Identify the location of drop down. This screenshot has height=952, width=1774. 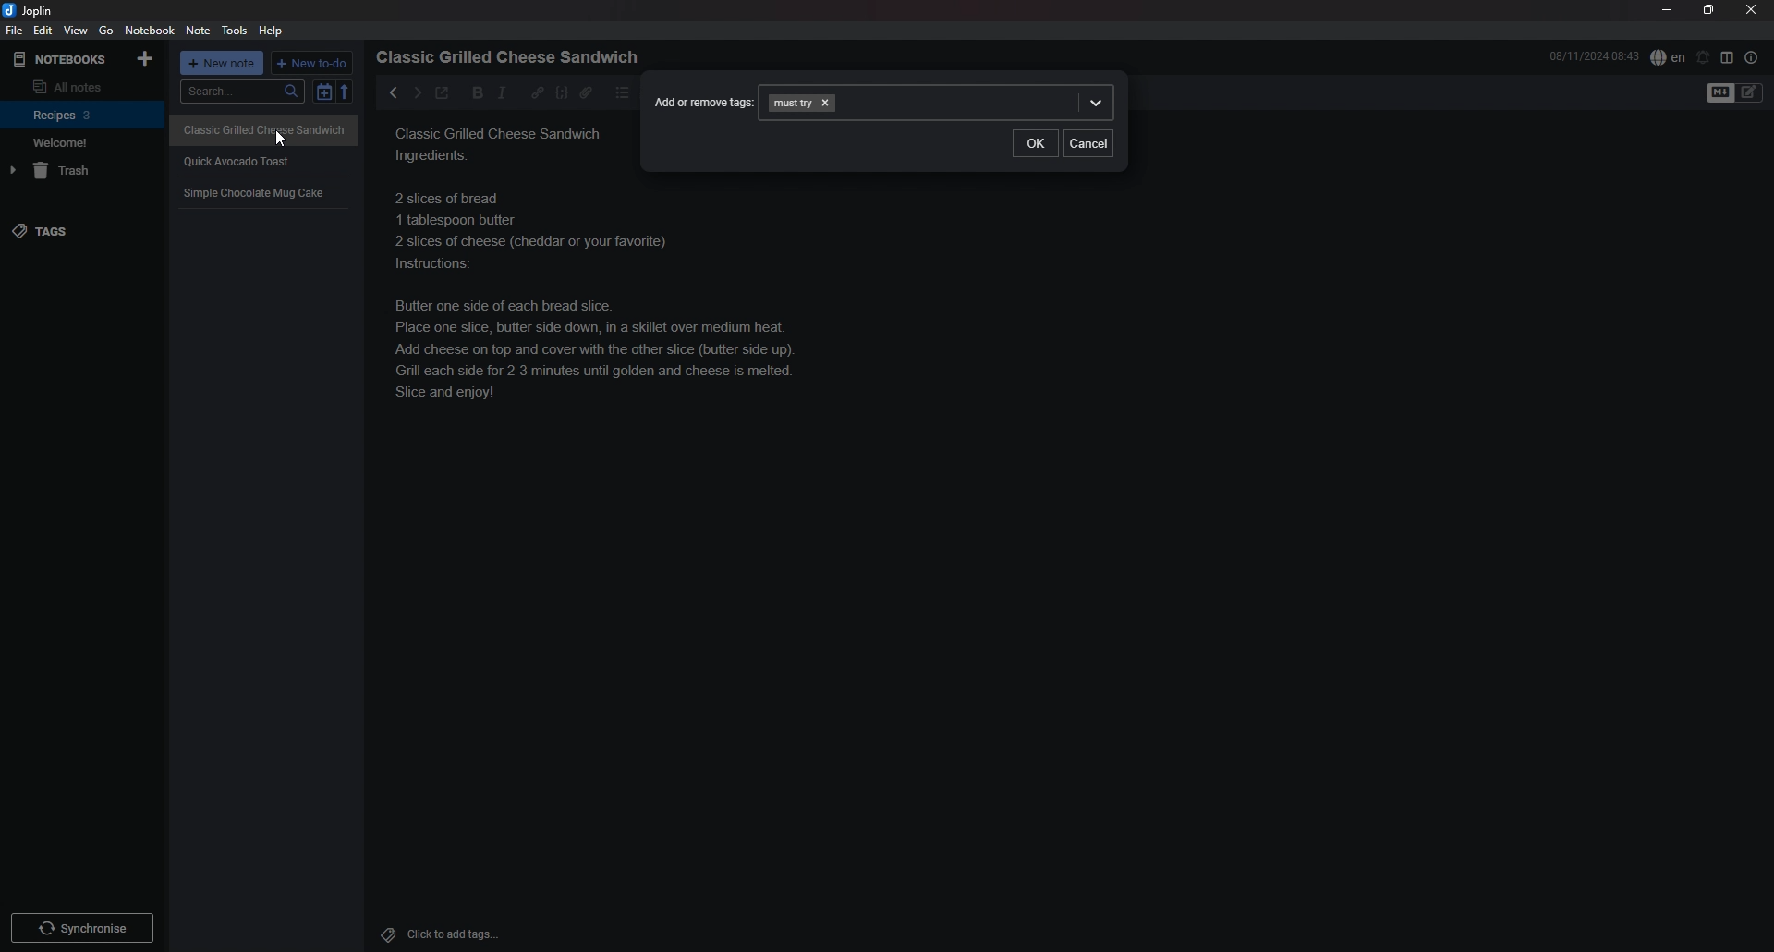
(1098, 101).